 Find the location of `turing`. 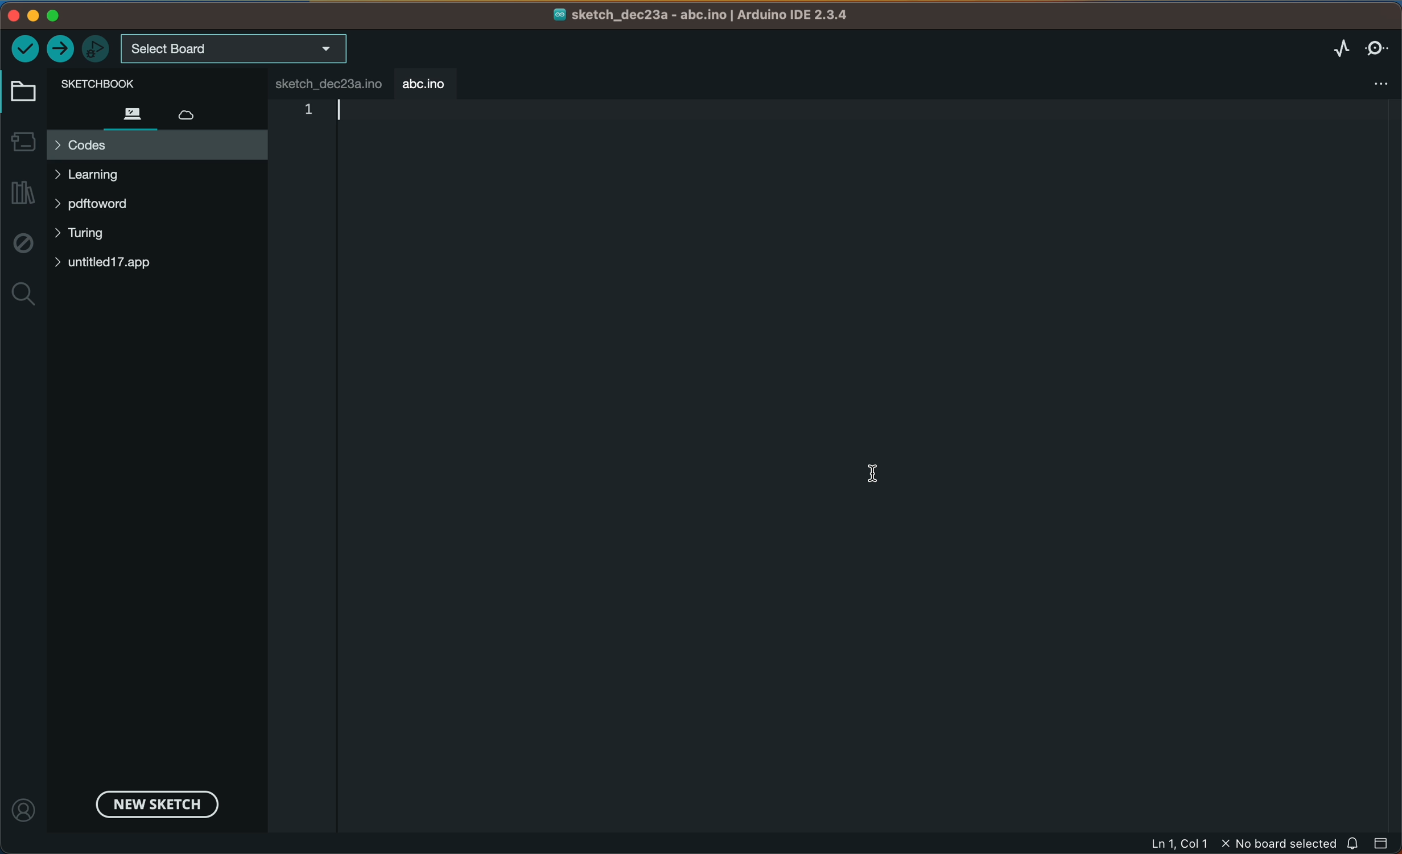

turing is located at coordinates (88, 235).